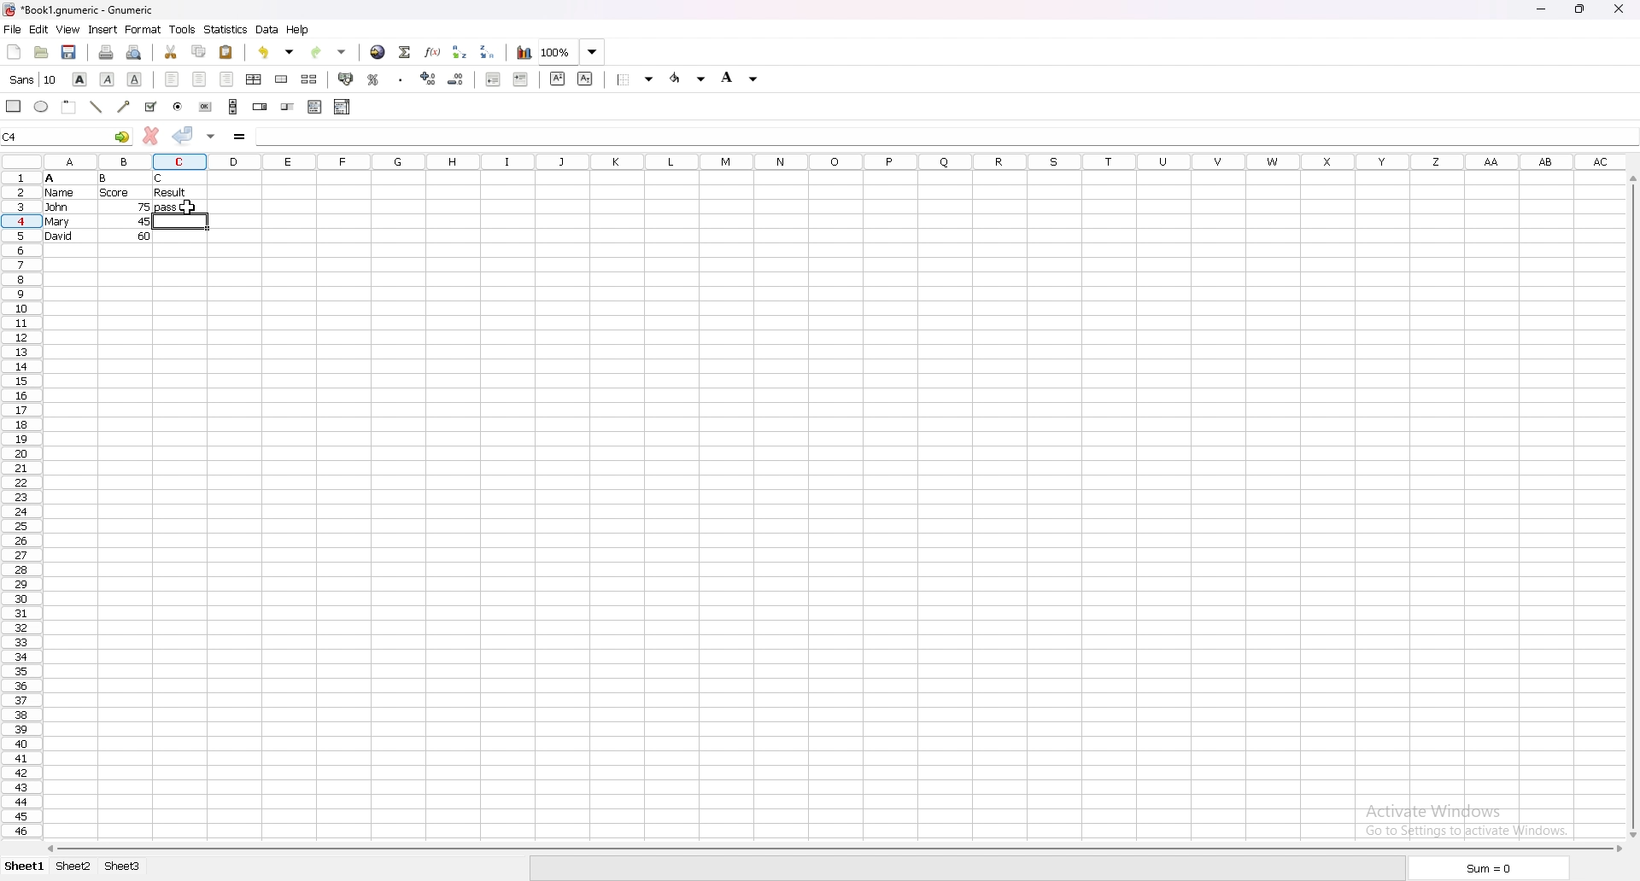 The height and width of the screenshot is (881, 1640). What do you see at coordinates (319, 137) in the screenshot?
I see `cell input` at bounding box center [319, 137].